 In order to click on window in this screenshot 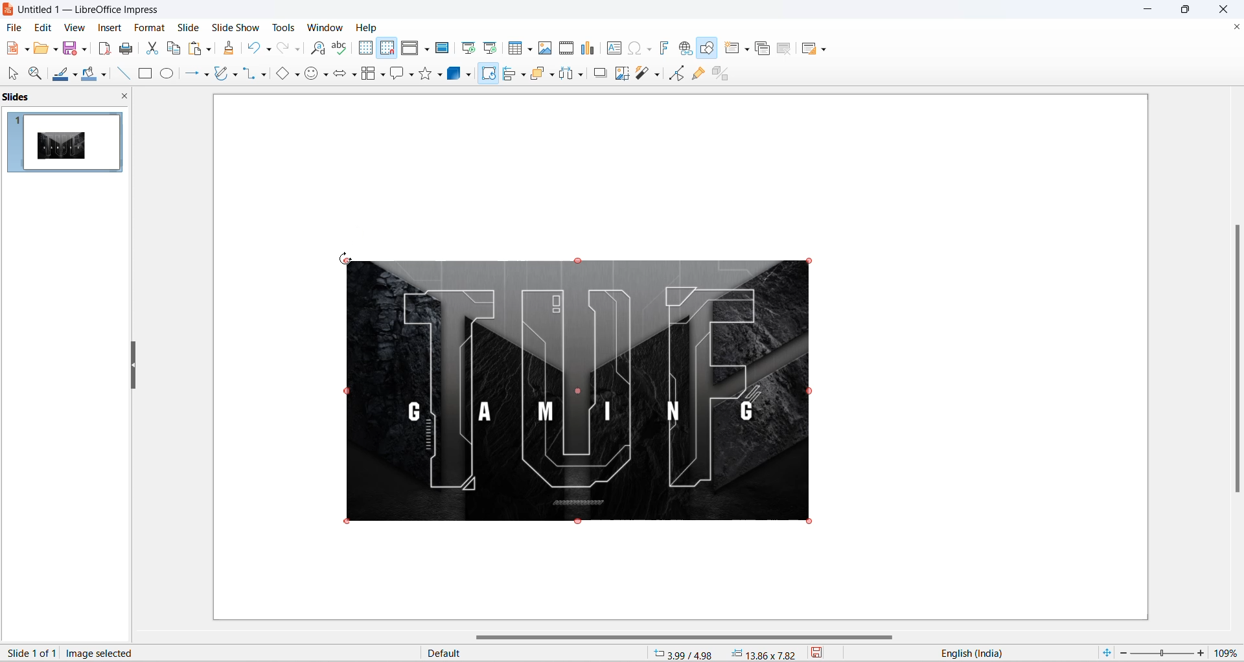, I will do `click(327, 27)`.